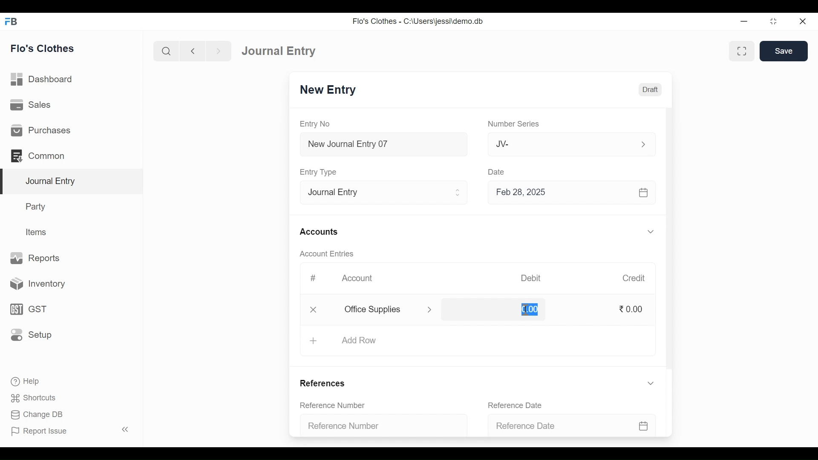 The width and height of the screenshot is (818, 460). Describe the element at coordinates (530, 278) in the screenshot. I see `Debit` at that location.